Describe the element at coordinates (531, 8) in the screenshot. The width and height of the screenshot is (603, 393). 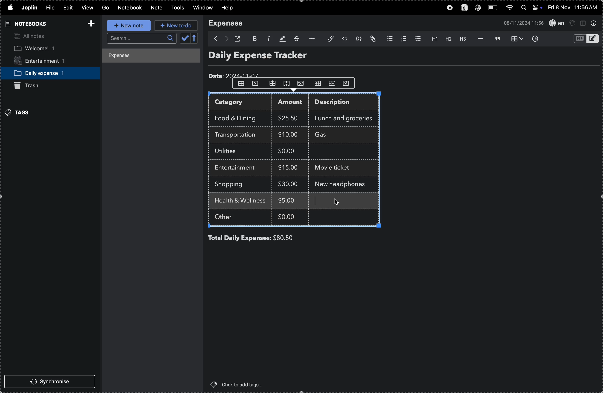
I see `apple widgets` at that location.